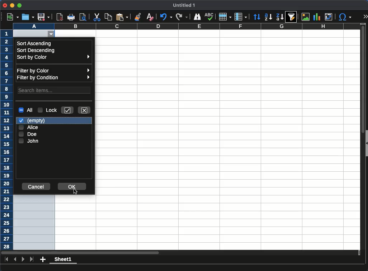 Image resolution: width=368 pixels, height=271 pixels. Describe the element at coordinates (33, 120) in the screenshot. I see `empty` at that location.